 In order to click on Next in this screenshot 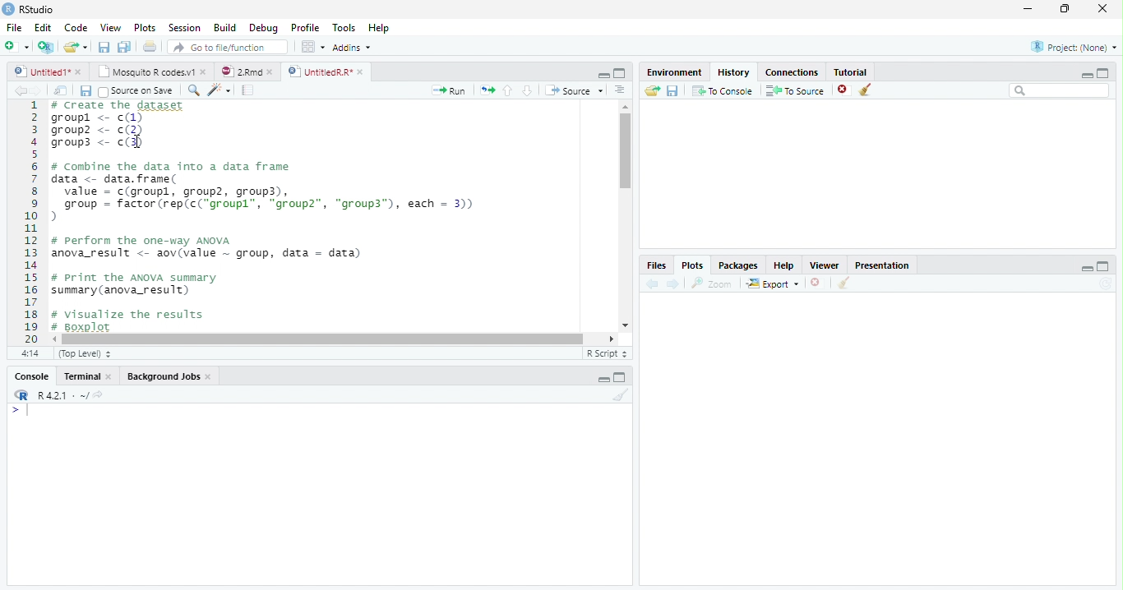, I will do `click(673, 284)`.